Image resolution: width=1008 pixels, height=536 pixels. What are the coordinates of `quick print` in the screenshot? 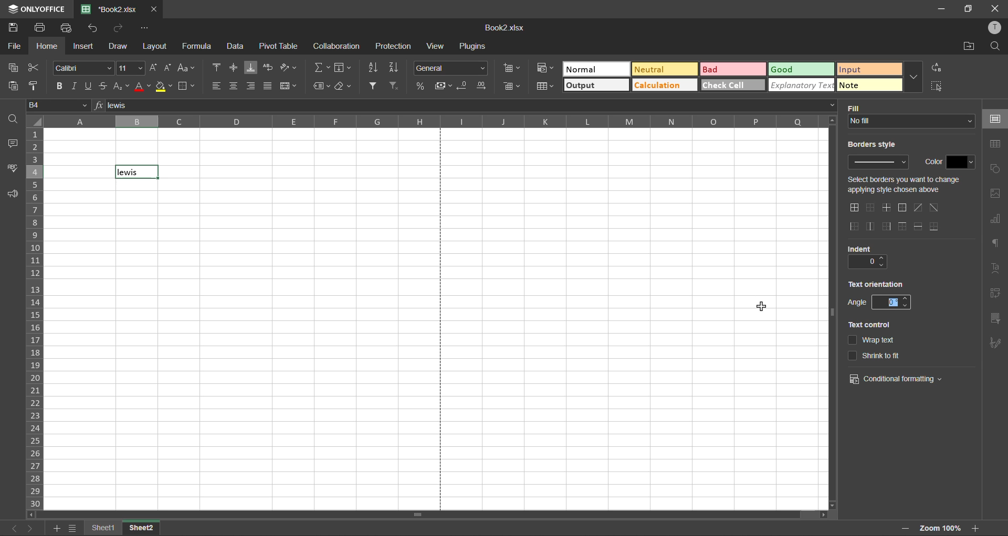 It's located at (66, 27).